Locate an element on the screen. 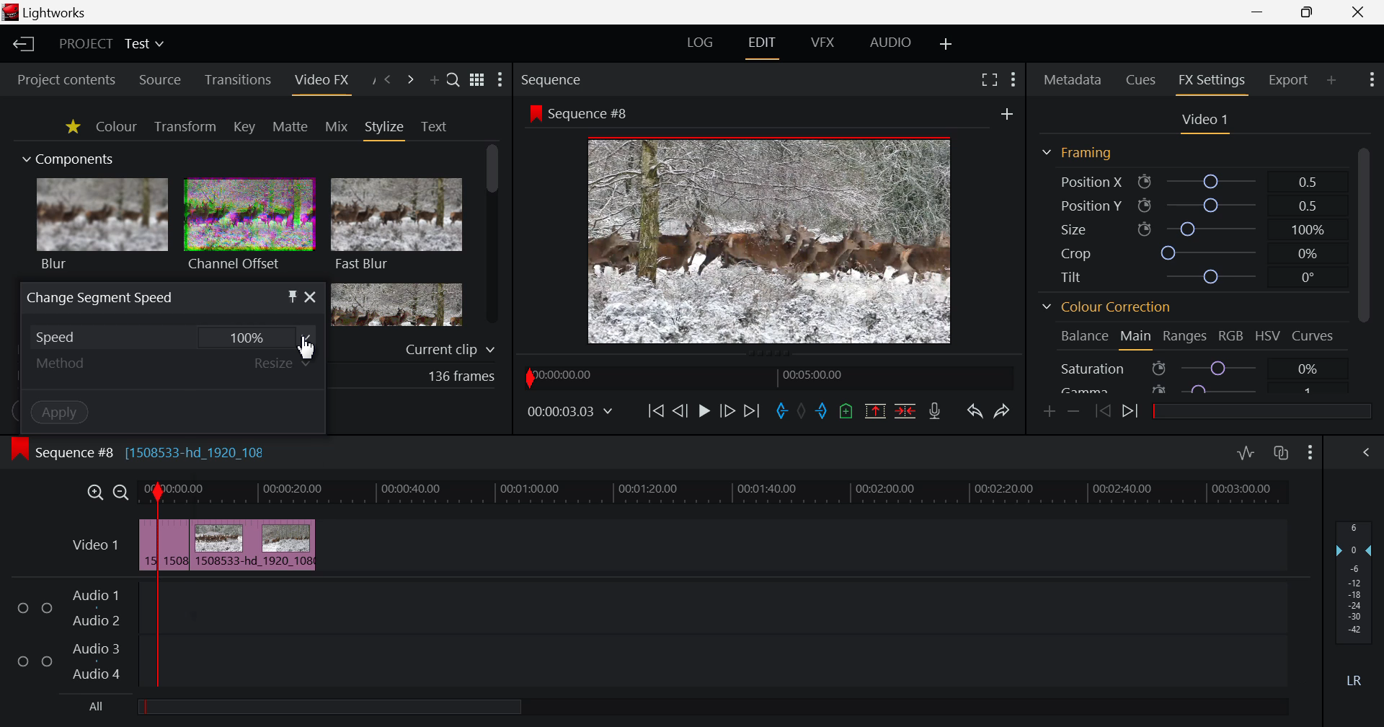 The width and height of the screenshot is (1384, 727). Minimize is located at coordinates (1308, 13).